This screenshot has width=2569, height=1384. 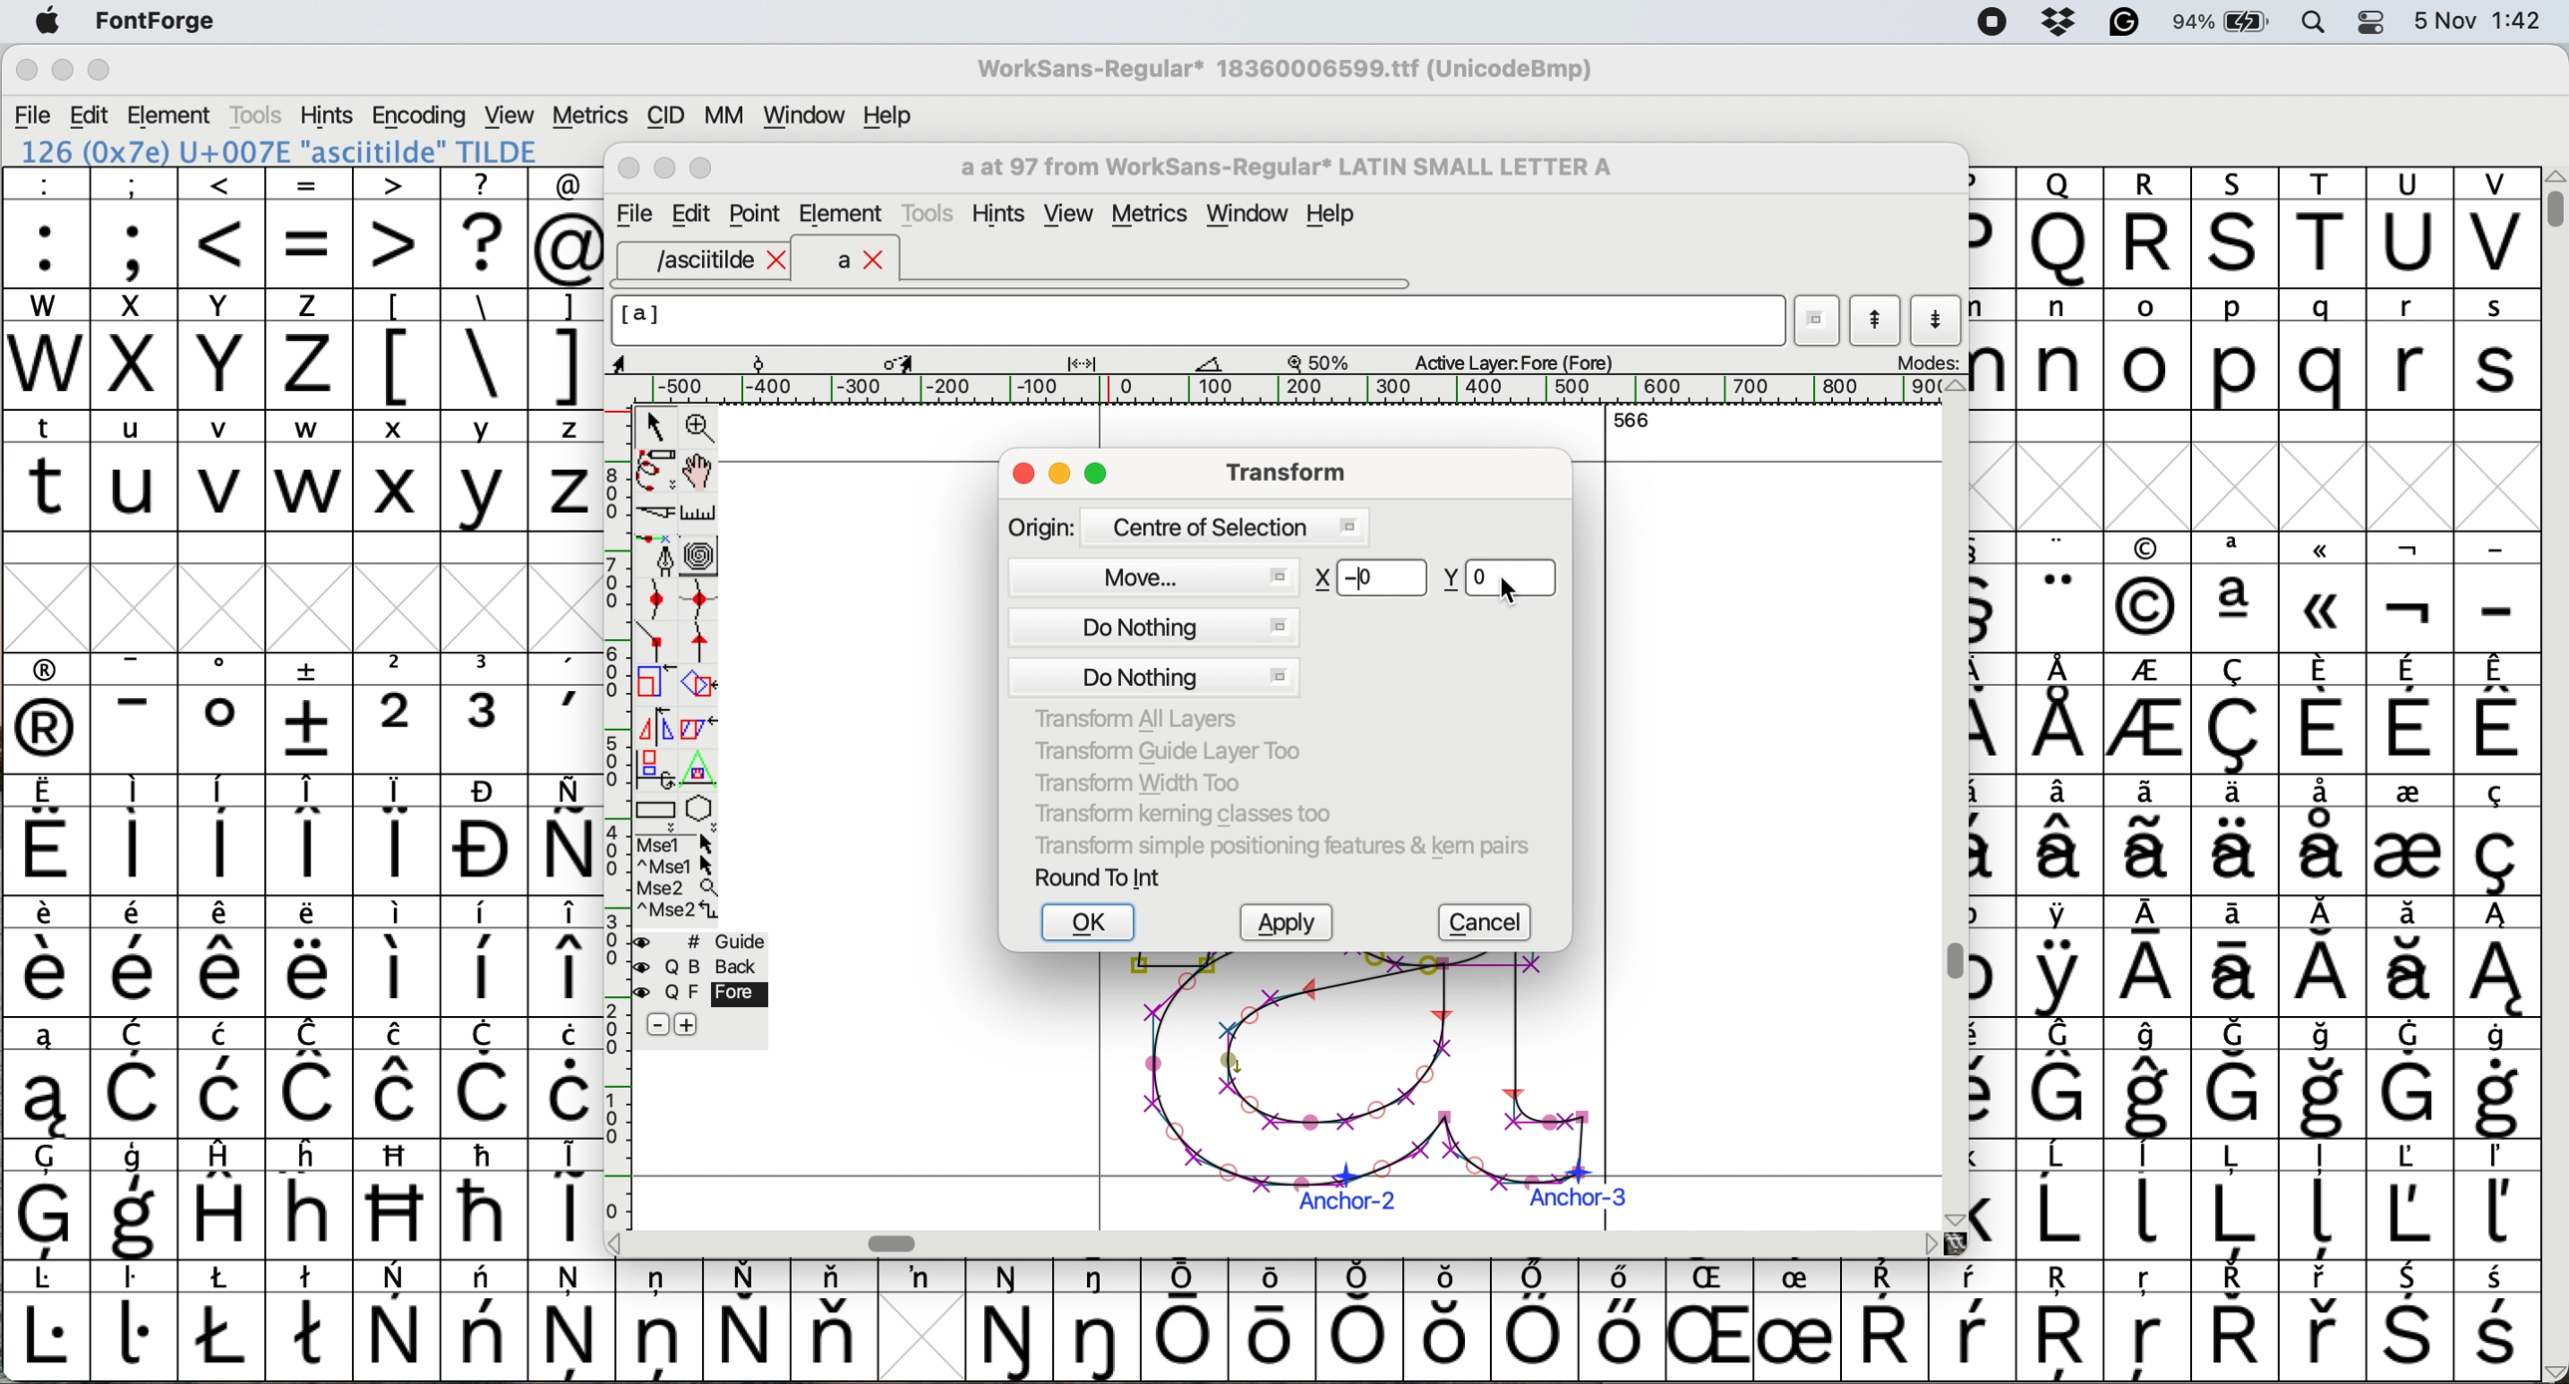 I want to click on t, so click(x=46, y=469).